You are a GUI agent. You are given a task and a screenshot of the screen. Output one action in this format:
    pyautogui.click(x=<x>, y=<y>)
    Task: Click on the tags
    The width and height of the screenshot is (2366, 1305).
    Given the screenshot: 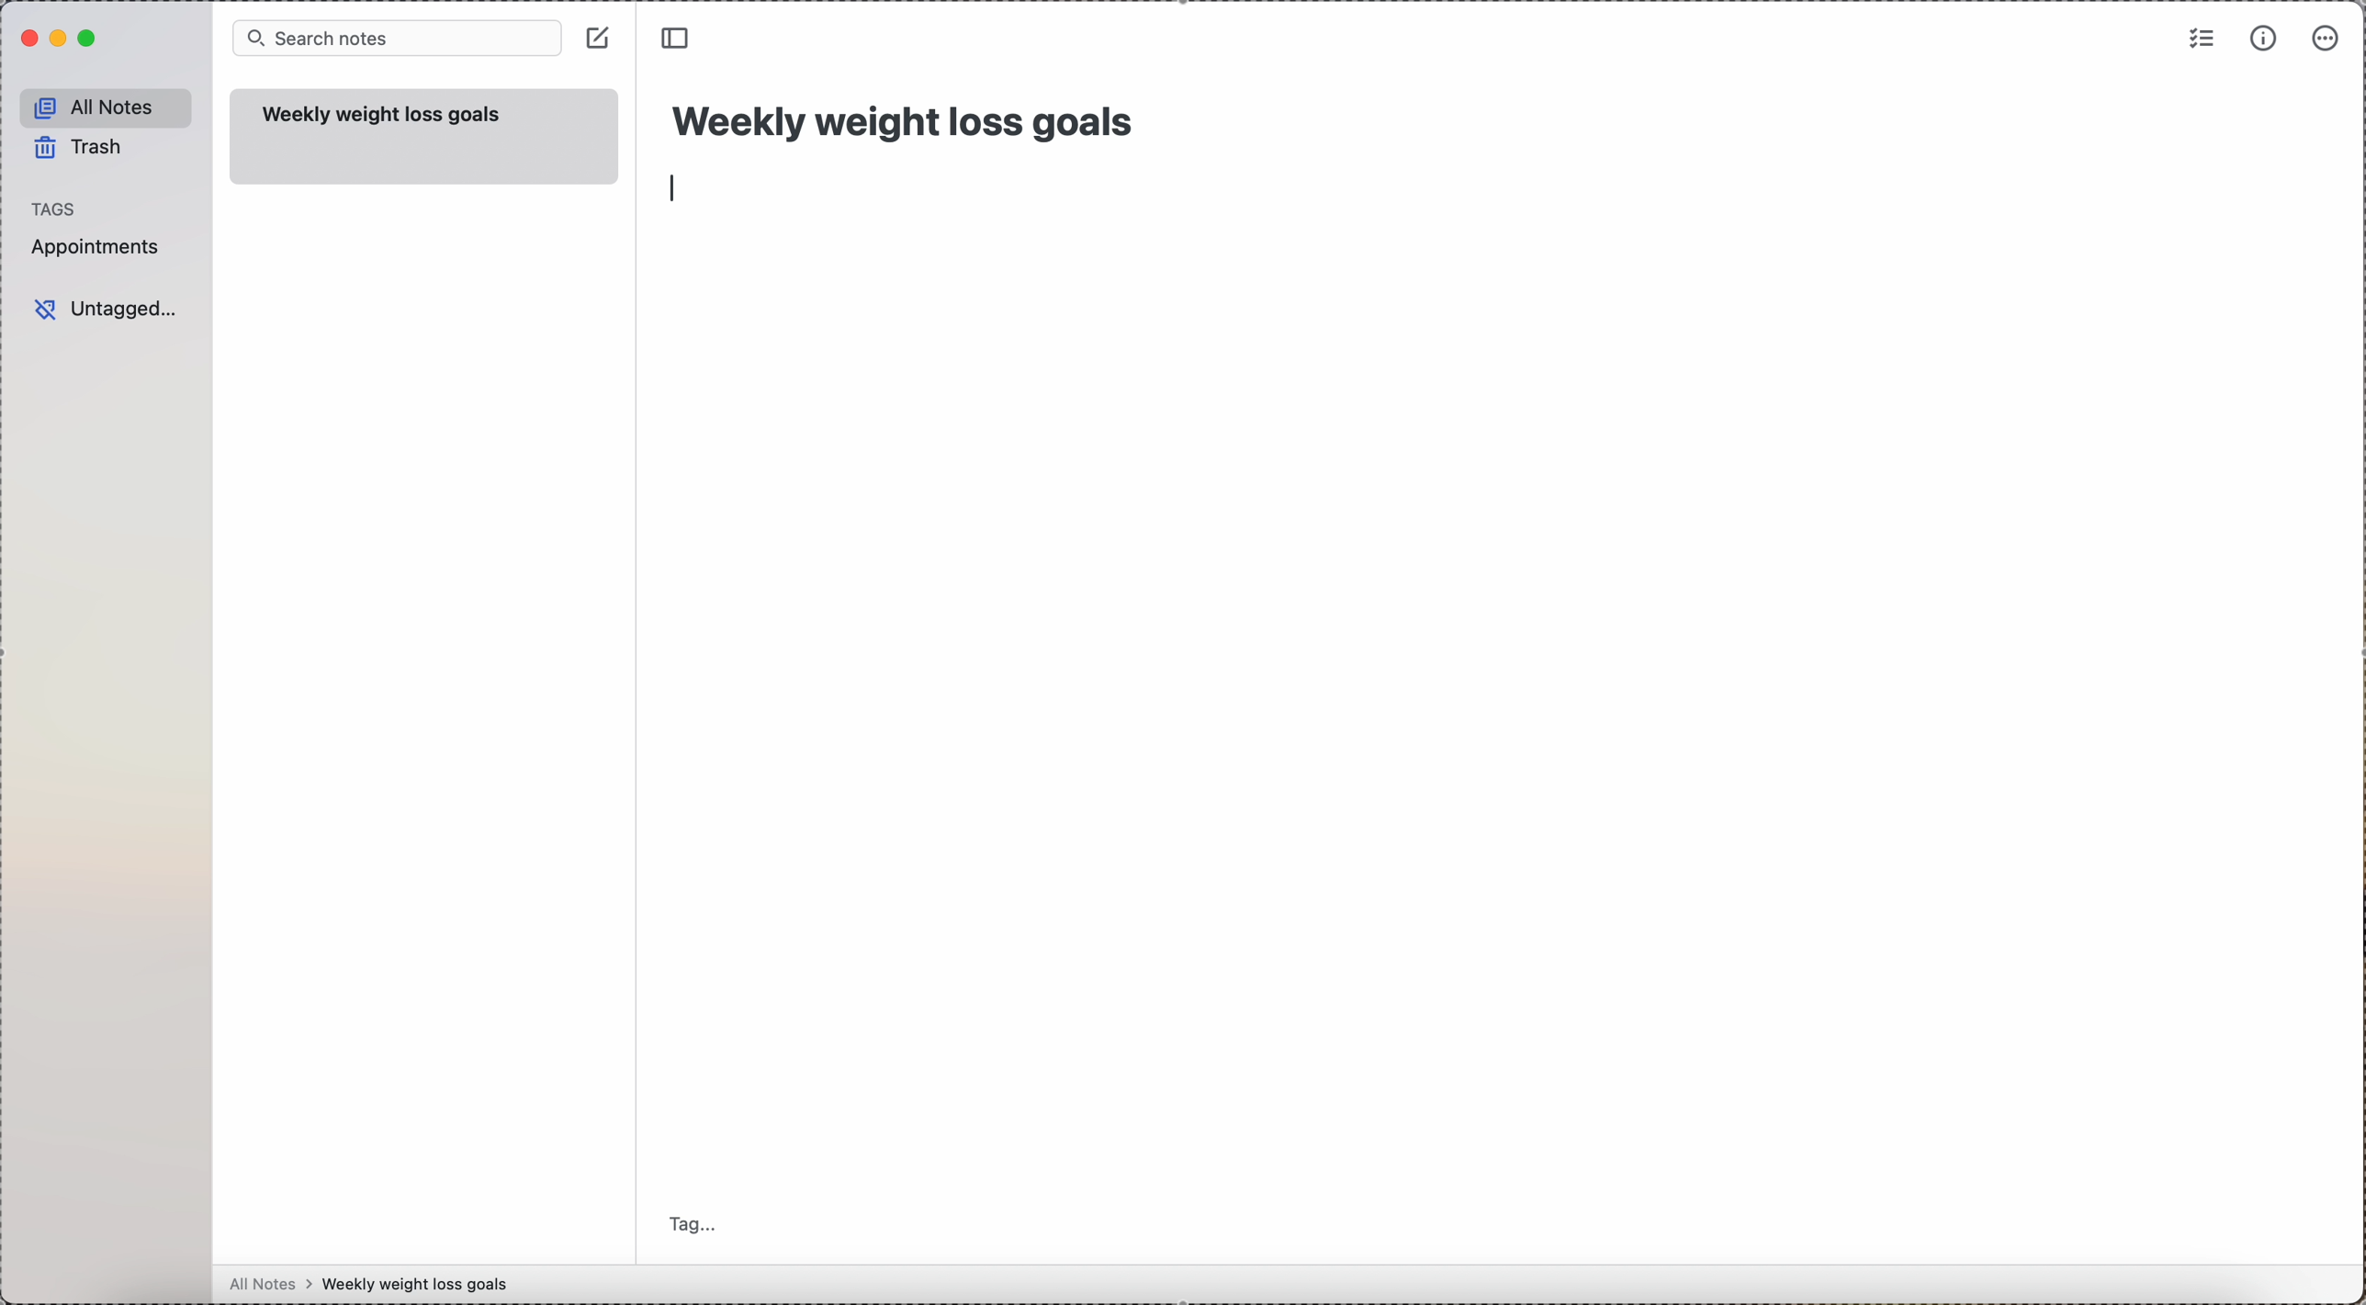 What is the action you would take?
    pyautogui.click(x=56, y=208)
    